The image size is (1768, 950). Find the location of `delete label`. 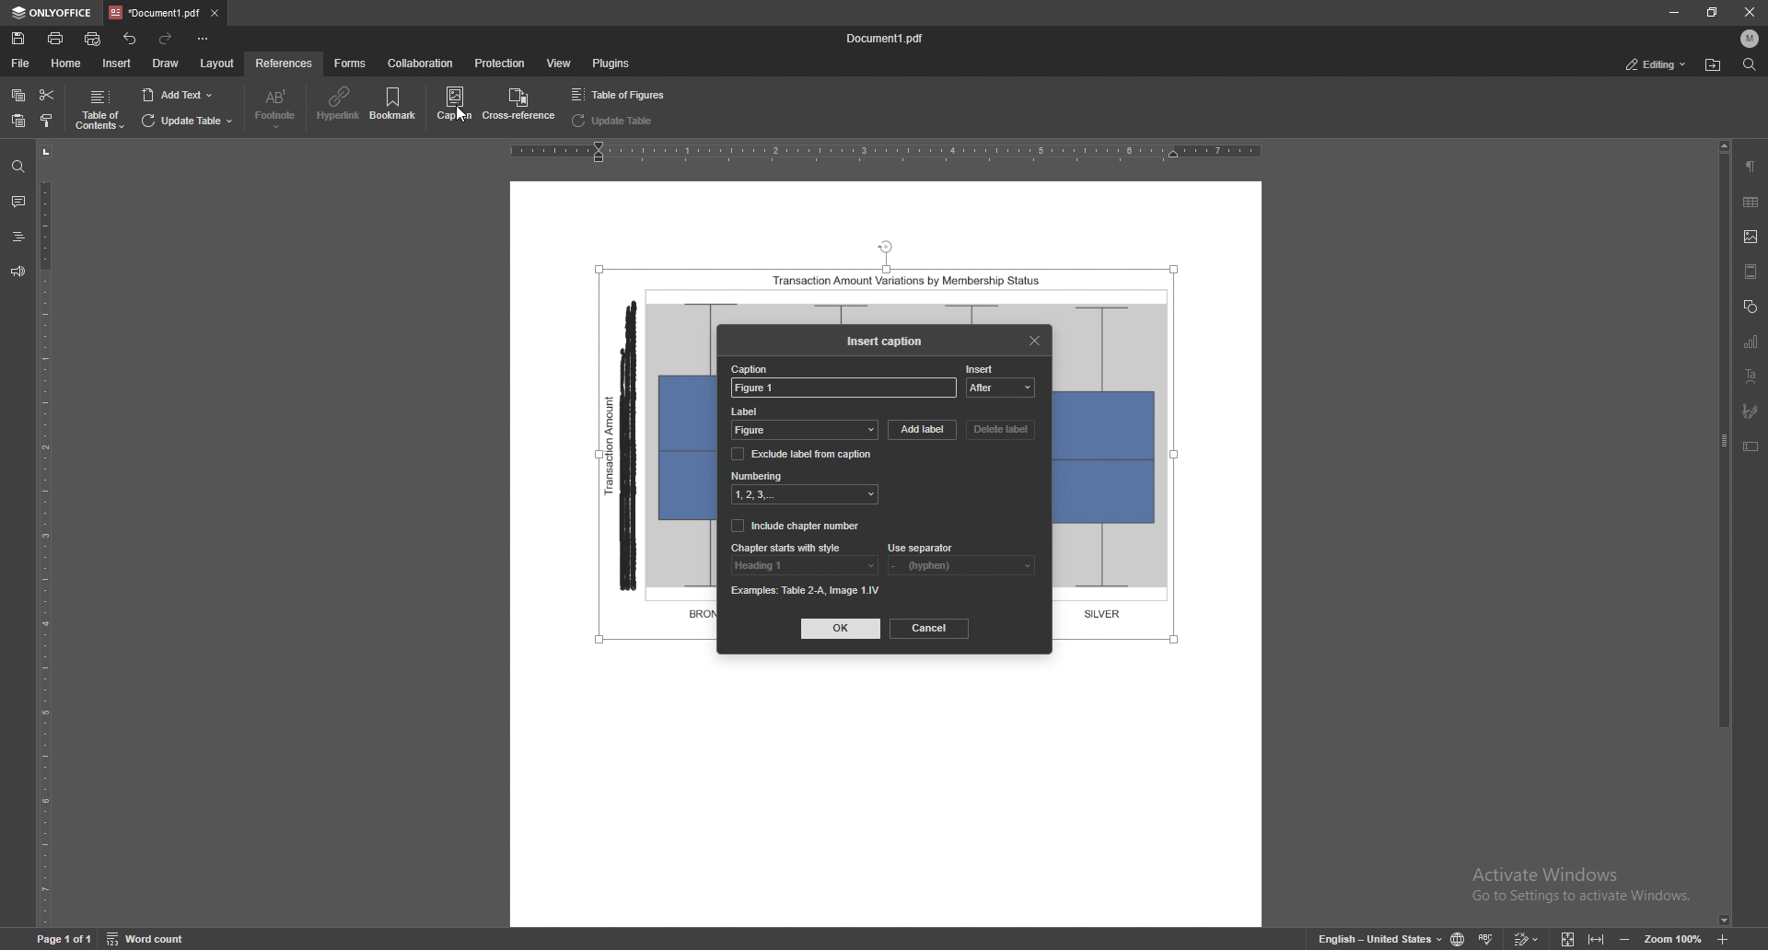

delete label is located at coordinates (1002, 429).